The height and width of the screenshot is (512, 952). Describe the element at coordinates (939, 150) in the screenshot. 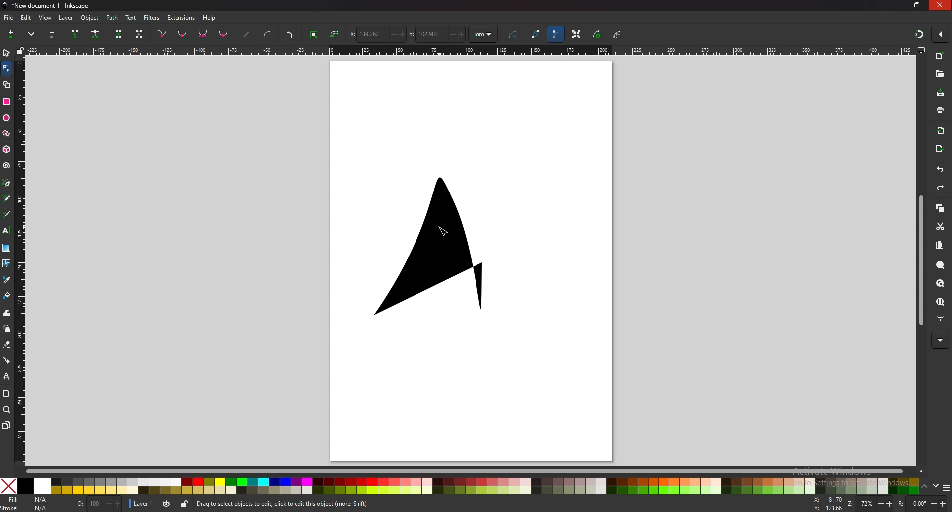

I see `export` at that location.